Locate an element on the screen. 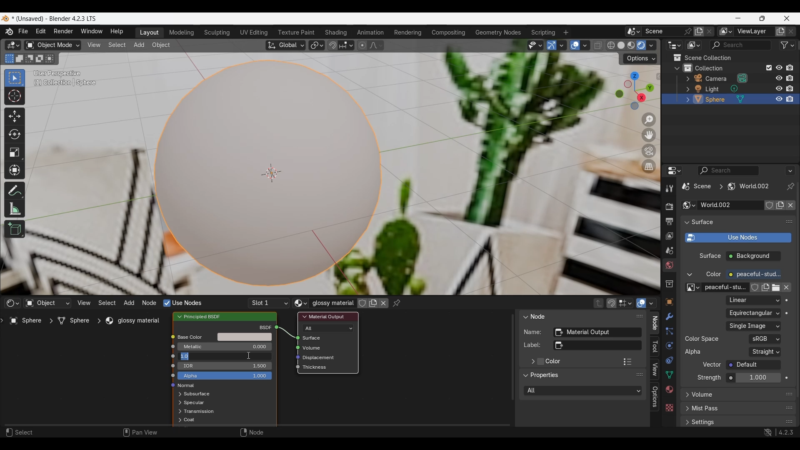  Collapse is located at coordinates (690, 275).